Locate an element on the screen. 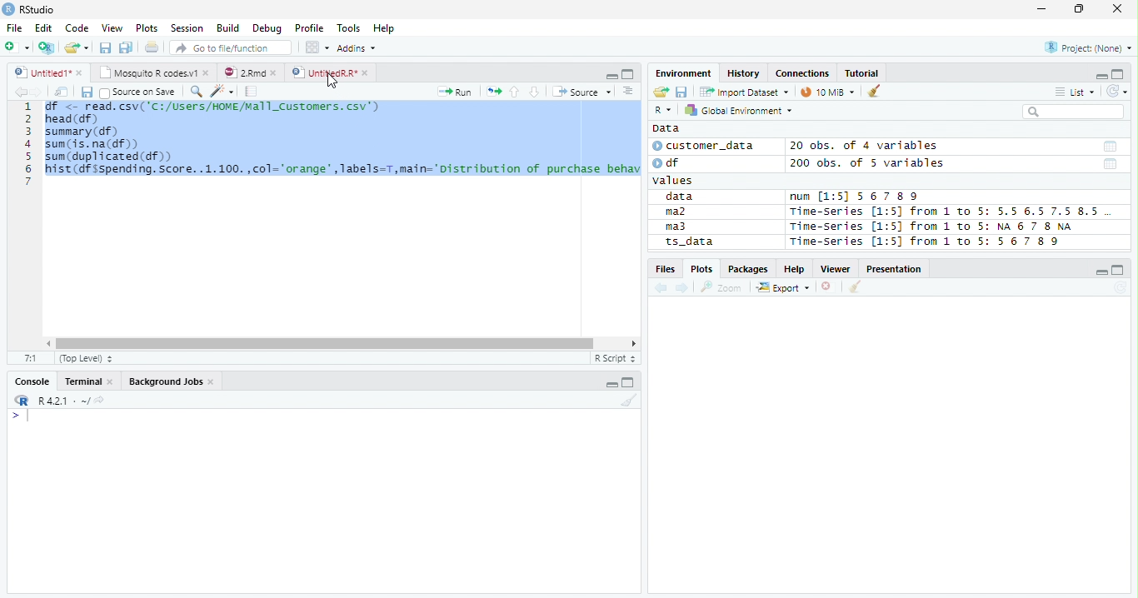  Console is located at coordinates (32, 380).